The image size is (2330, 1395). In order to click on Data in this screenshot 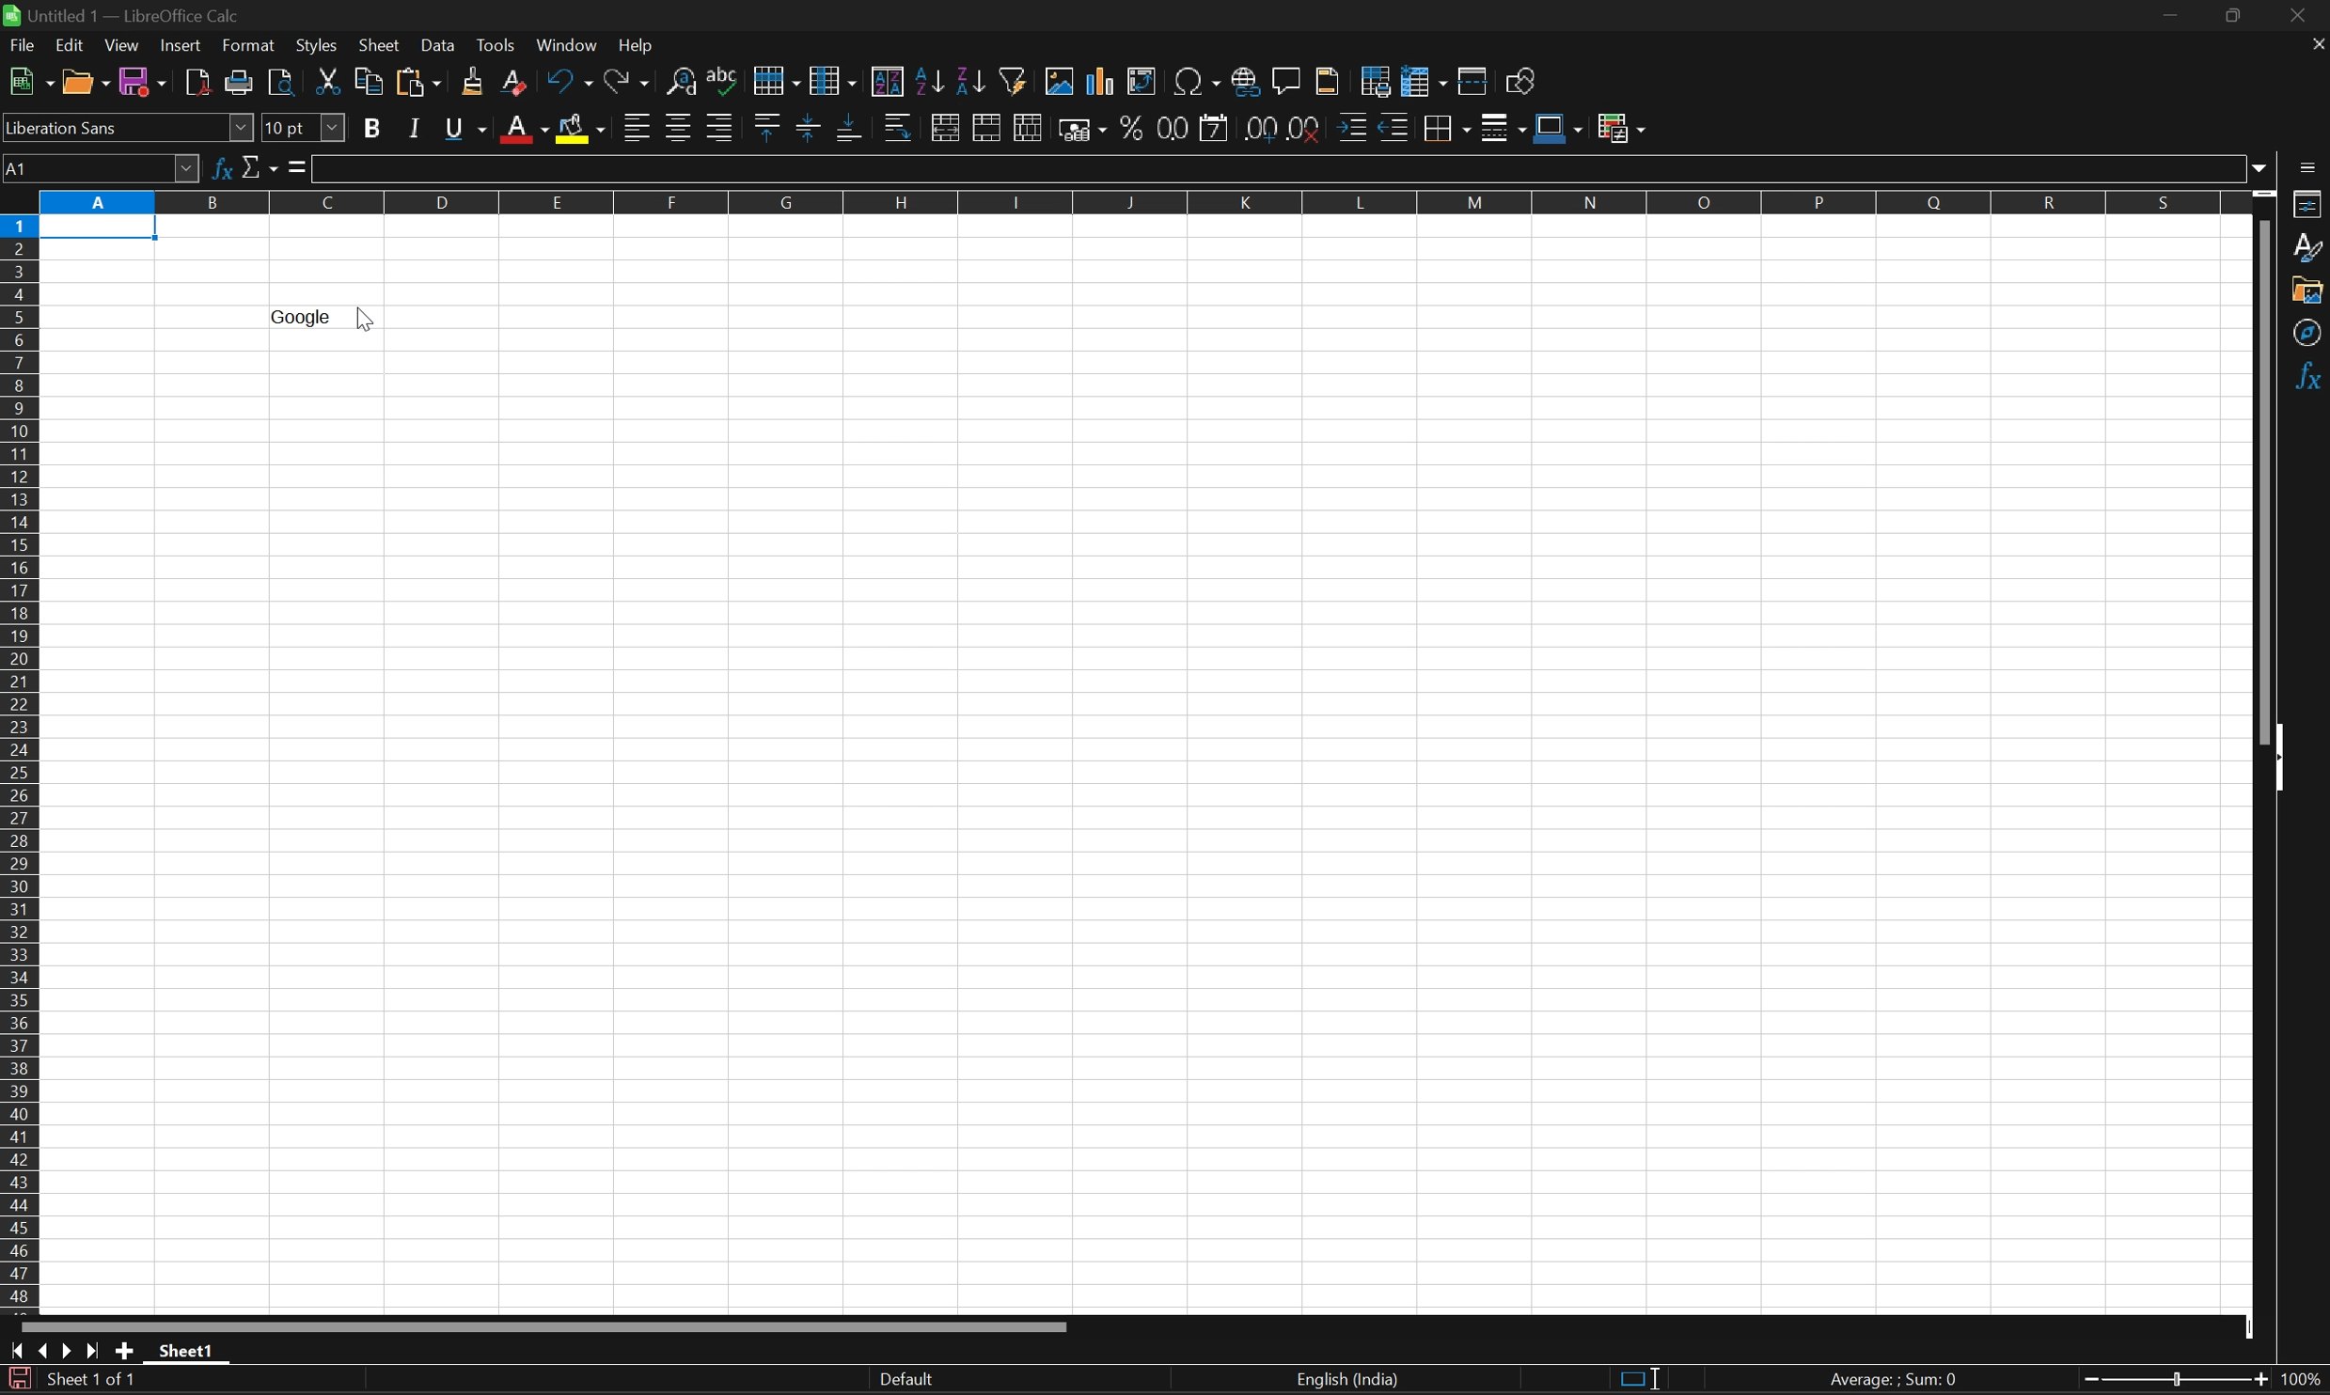, I will do `click(441, 46)`.